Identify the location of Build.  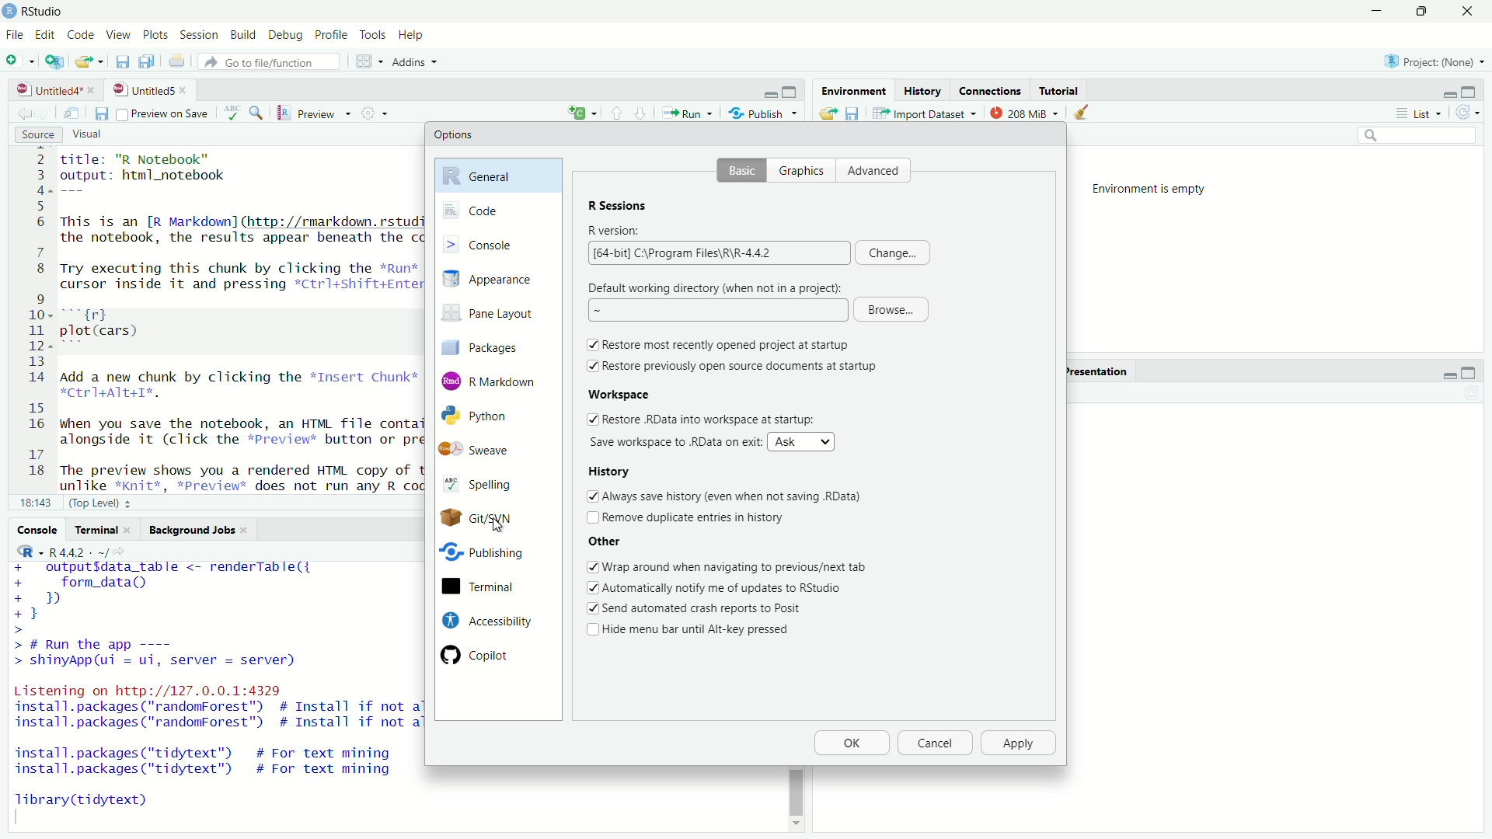
(245, 36).